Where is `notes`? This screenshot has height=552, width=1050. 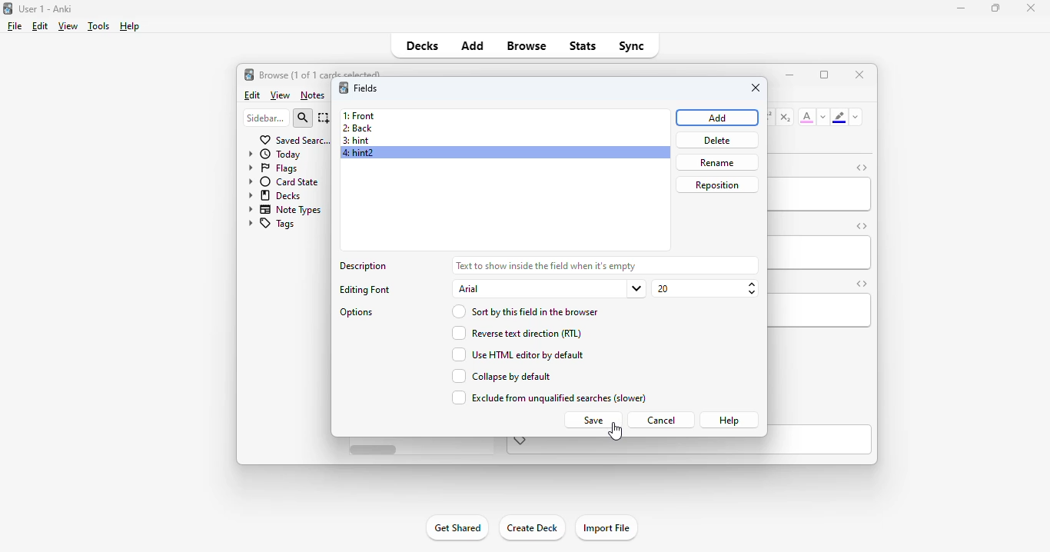
notes is located at coordinates (312, 95).